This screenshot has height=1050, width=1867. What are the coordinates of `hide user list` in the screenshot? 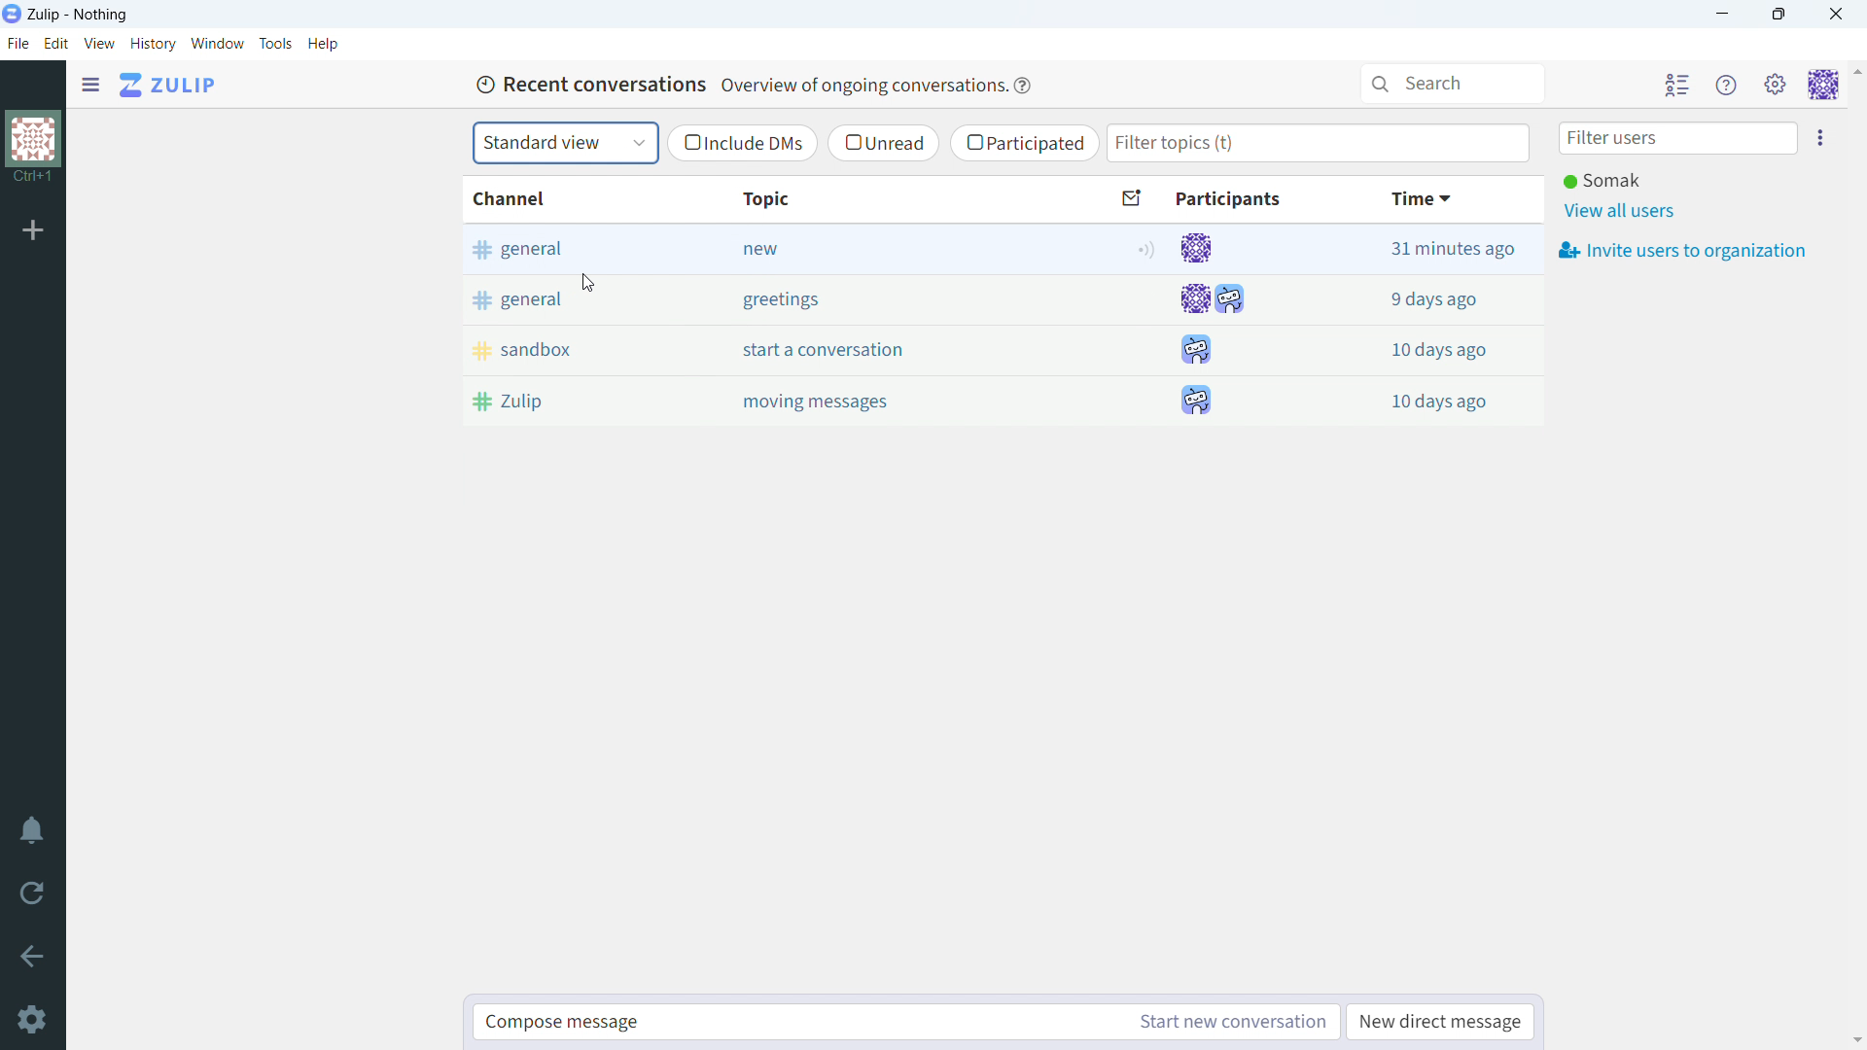 It's located at (1677, 84).